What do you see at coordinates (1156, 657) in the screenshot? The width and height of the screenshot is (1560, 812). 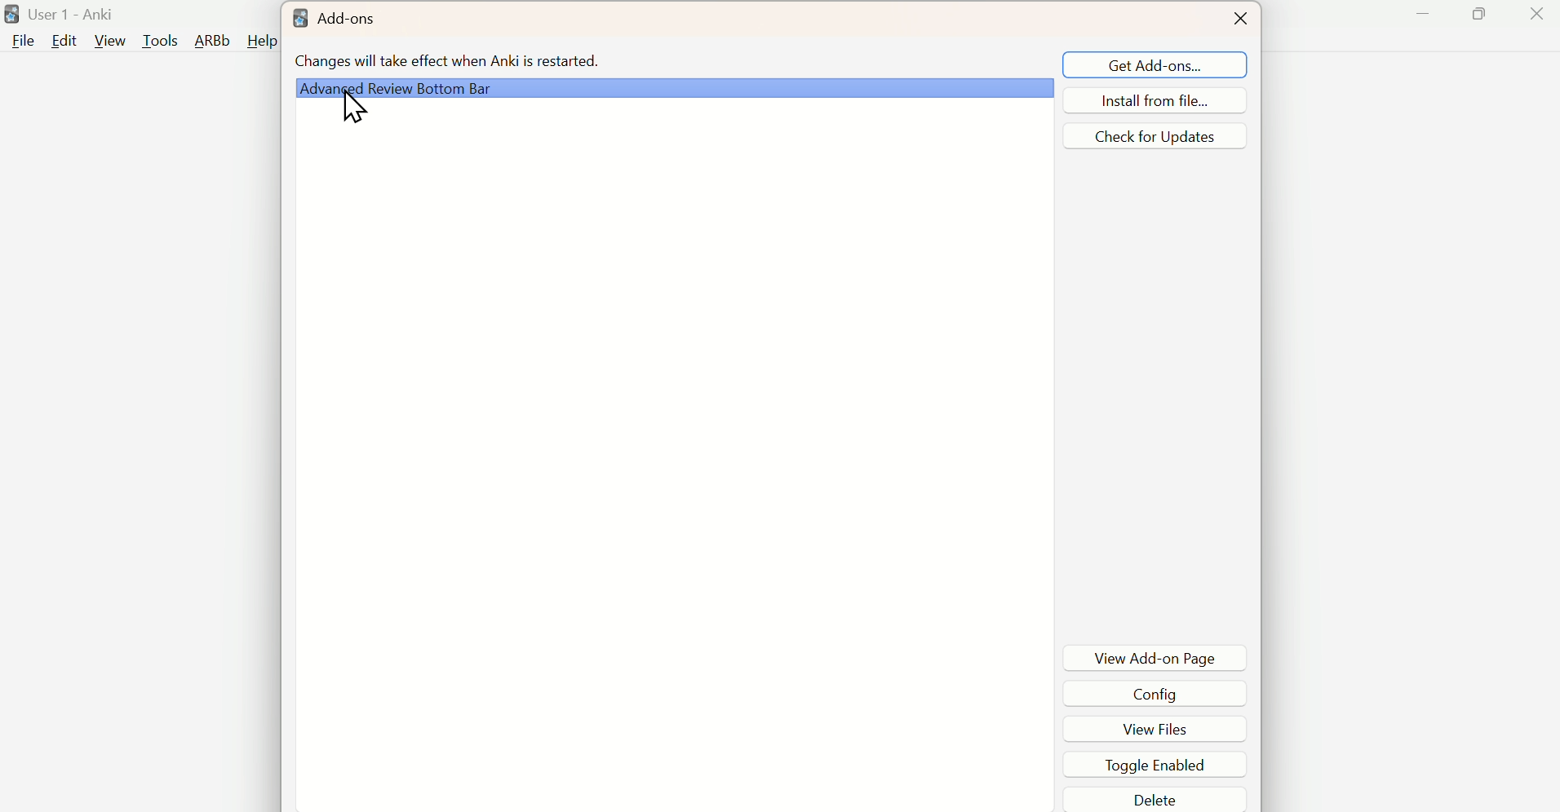 I see `View Add-on PageDe` at bounding box center [1156, 657].